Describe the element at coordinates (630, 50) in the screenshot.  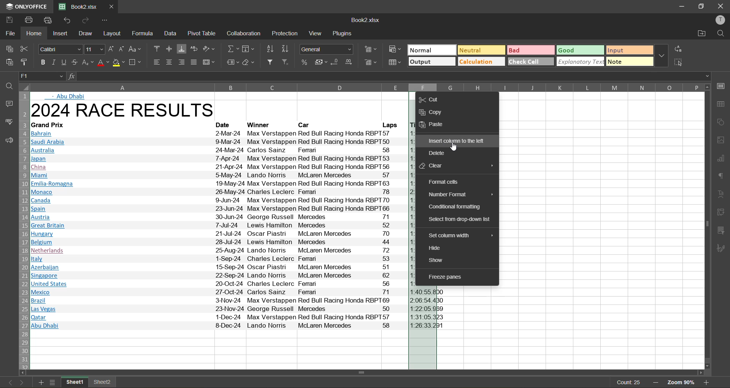
I see `input` at that location.